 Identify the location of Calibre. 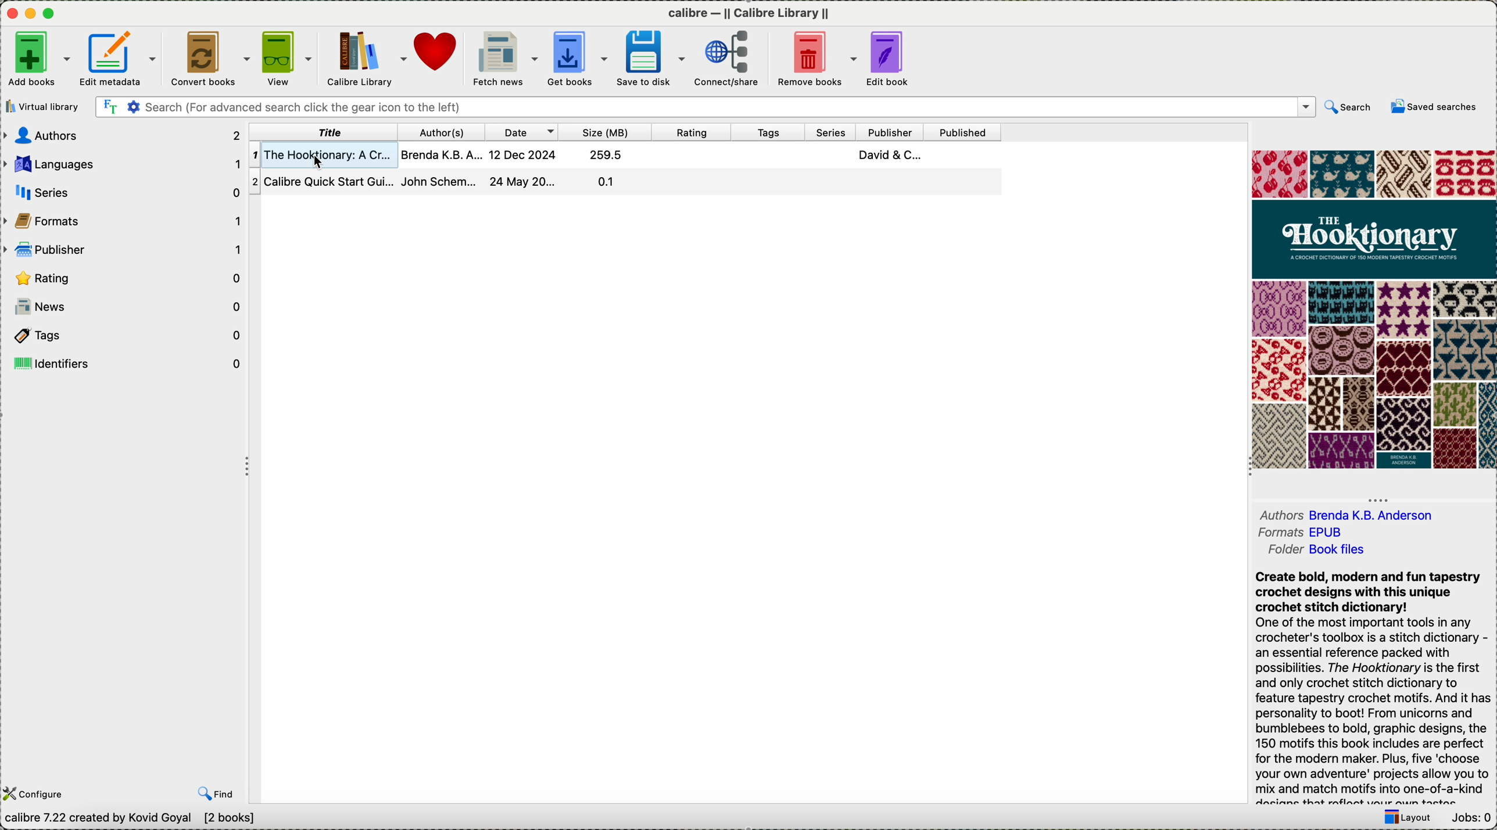
(751, 13).